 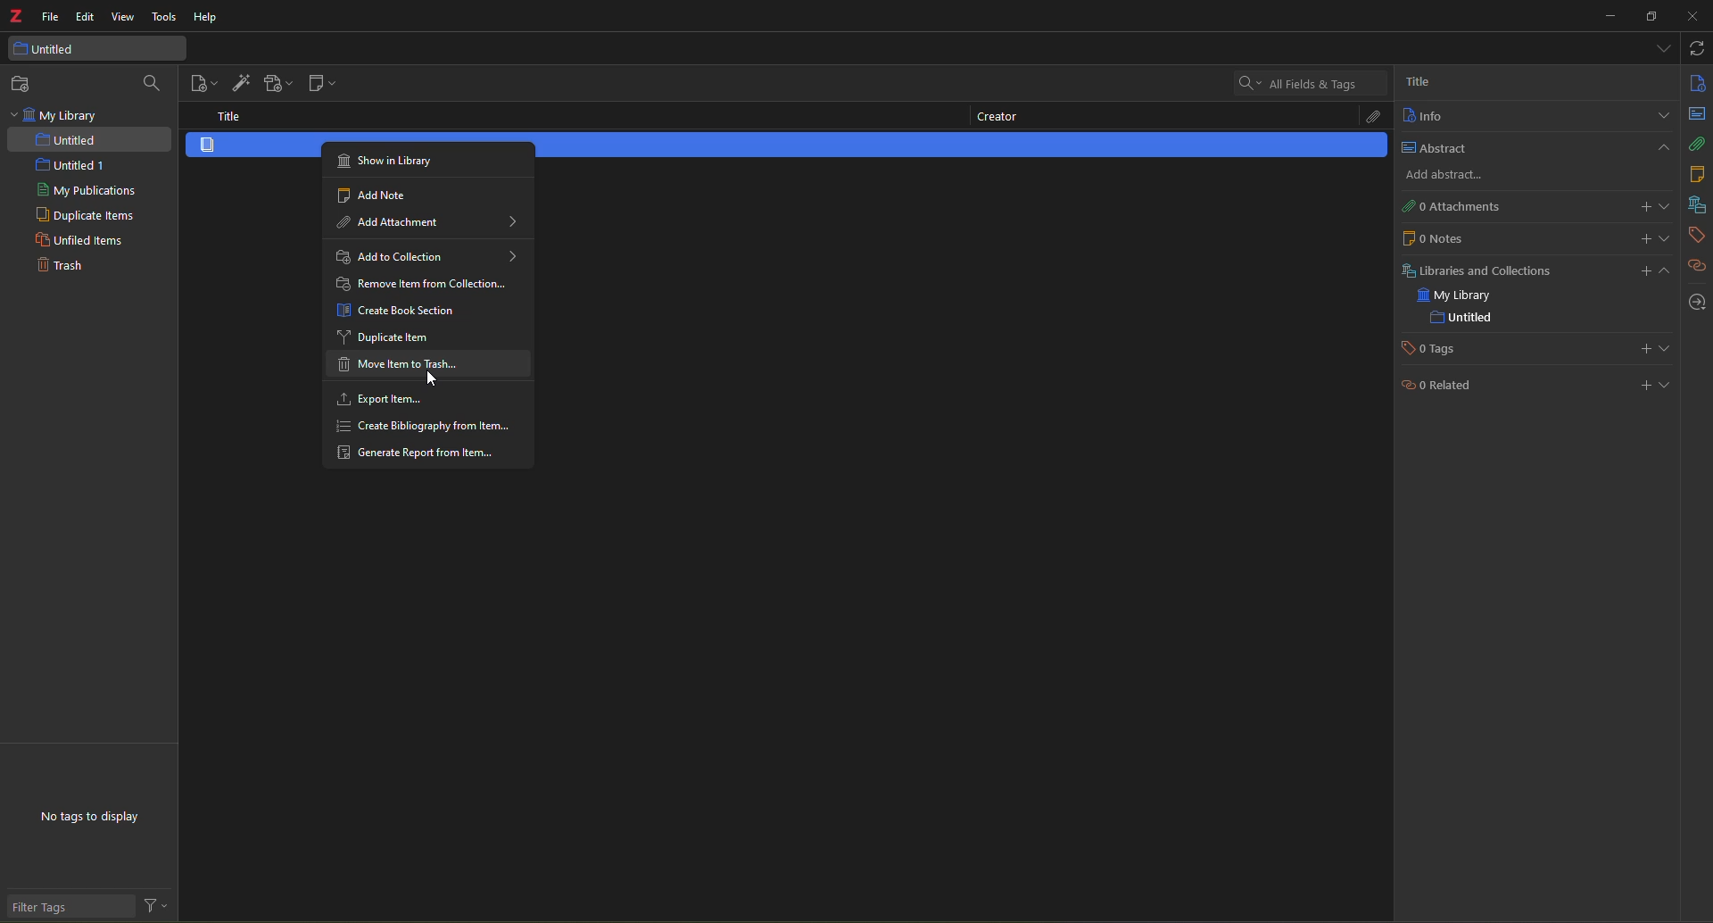 What do you see at coordinates (428, 377) in the screenshot?
I see `cursor` at bounding box center [428, 377].